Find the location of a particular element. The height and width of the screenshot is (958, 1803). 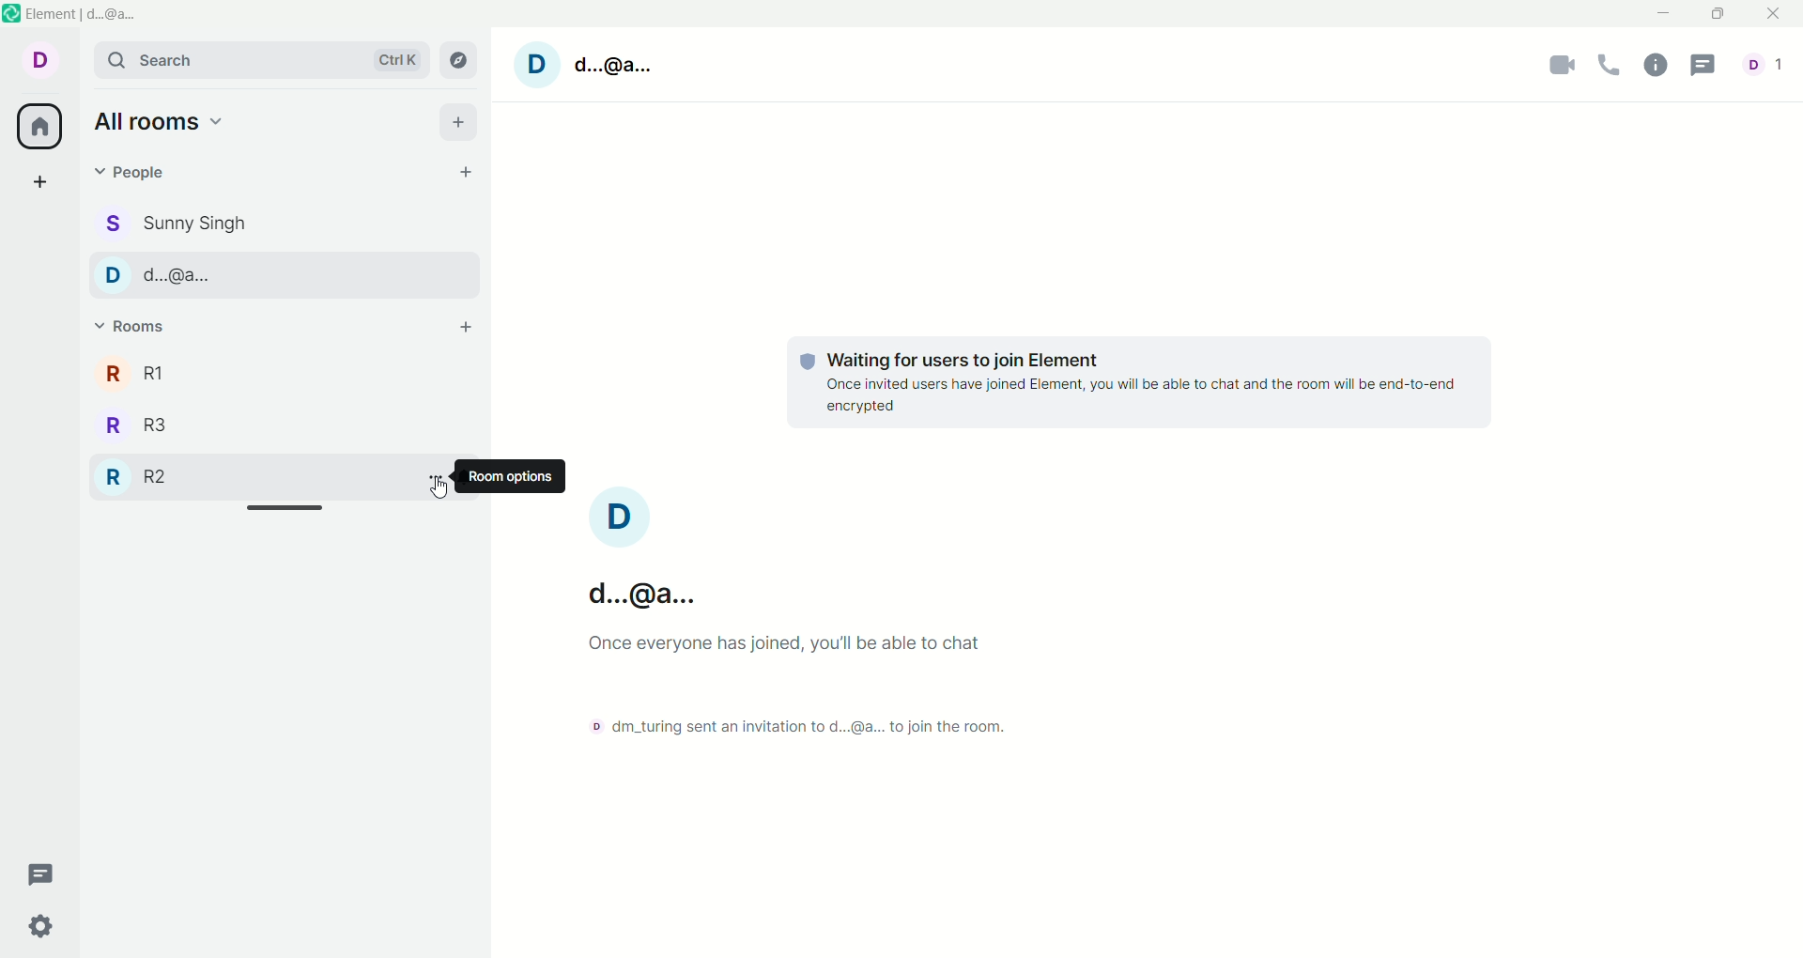

video call is located at coordinates (1567, 67).